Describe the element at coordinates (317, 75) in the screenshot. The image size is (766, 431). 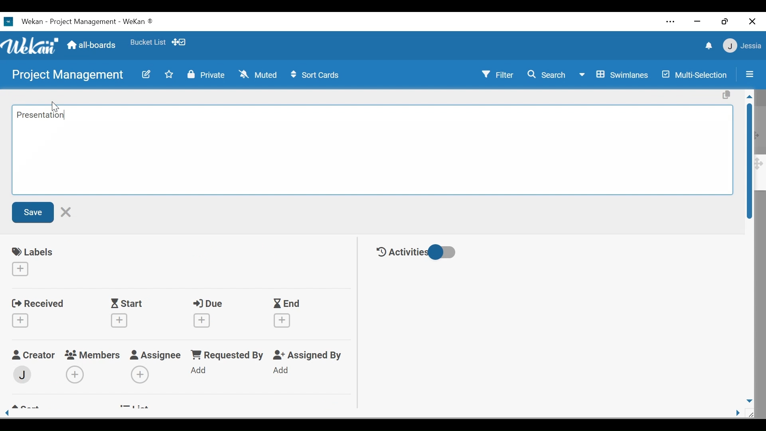
I see `Sort Cards` at that location.